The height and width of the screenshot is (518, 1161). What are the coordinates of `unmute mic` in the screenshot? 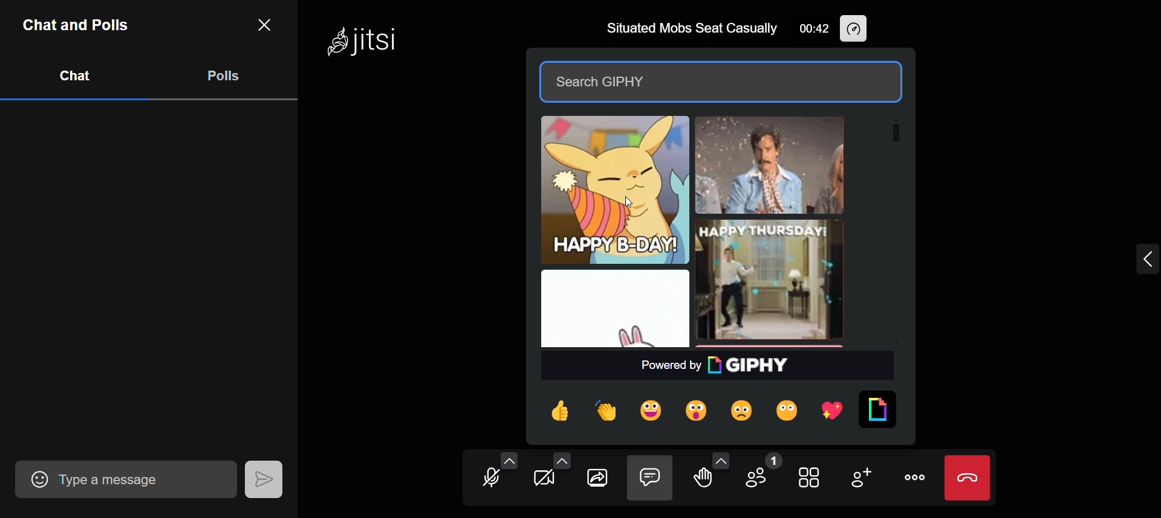 It's located at (490, 479).